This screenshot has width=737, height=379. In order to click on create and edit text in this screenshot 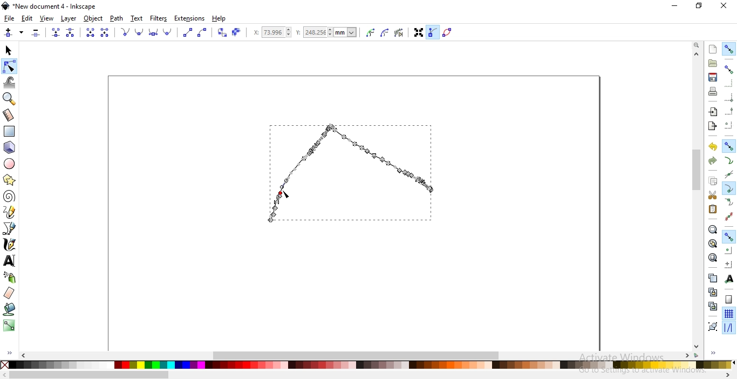, I will do `click(10, 261)`.